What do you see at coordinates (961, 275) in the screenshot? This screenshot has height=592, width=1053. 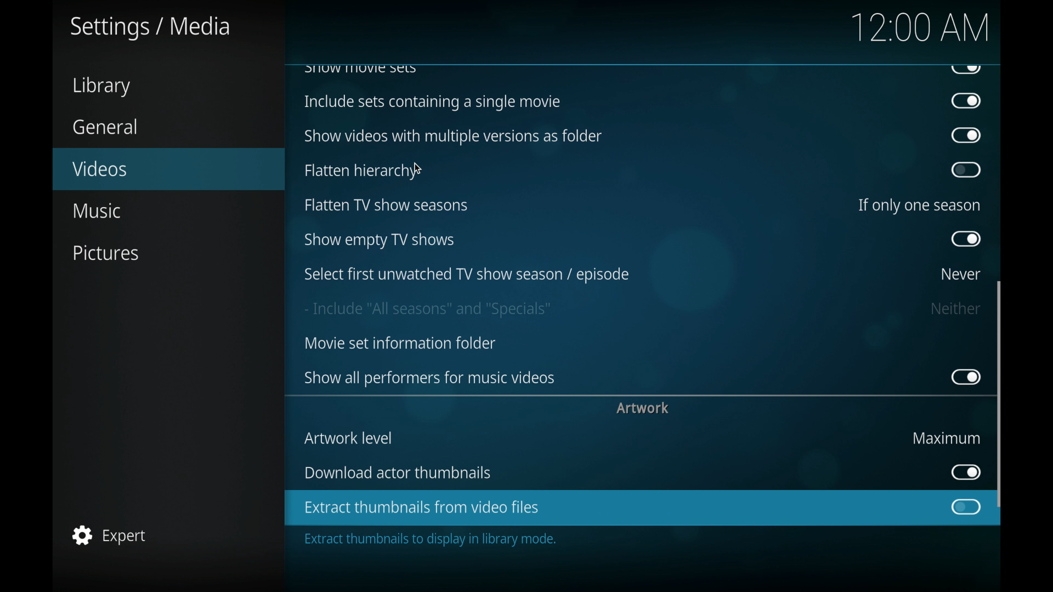 I see `never` at bounding box center [961, 275].